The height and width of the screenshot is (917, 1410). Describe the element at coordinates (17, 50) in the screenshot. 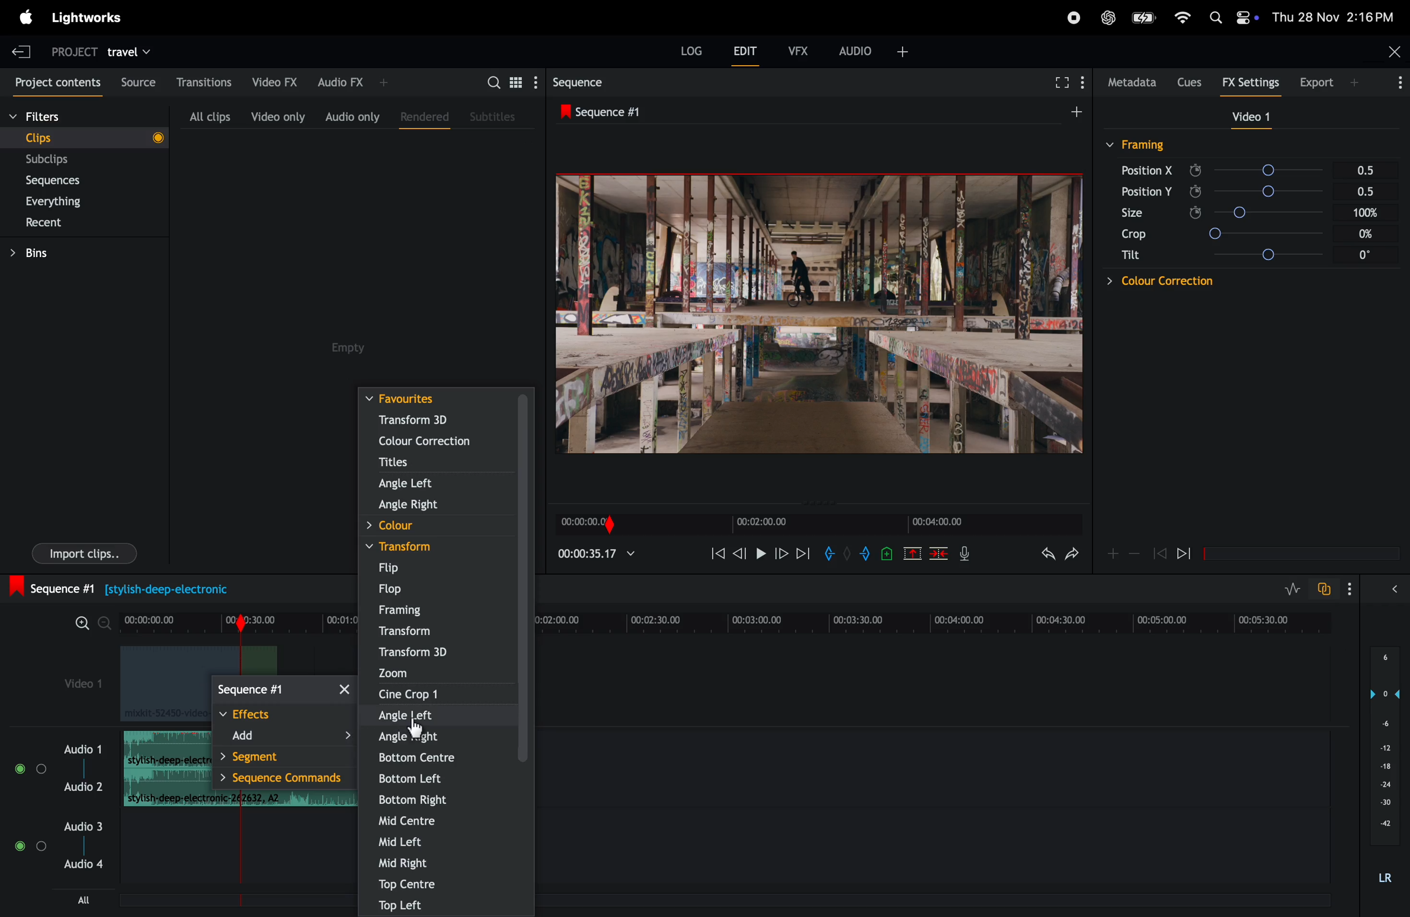

I see `exit` at that location.